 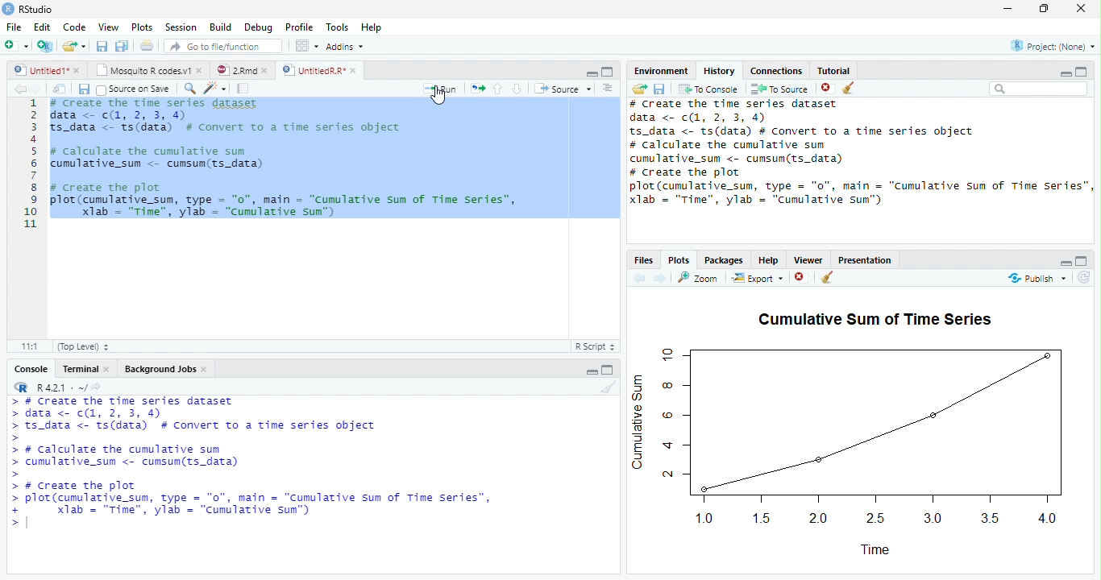 I want to click on Load Workspace, so click(x=642, y=92).